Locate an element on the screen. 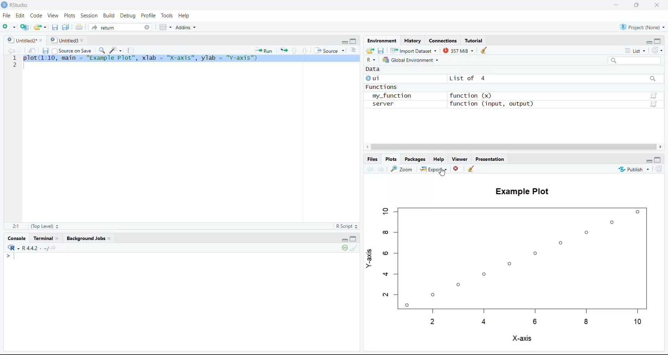 Image resolution: width=668 pixels, height=355 pixels. Publish is located at coordinates (634, 168).